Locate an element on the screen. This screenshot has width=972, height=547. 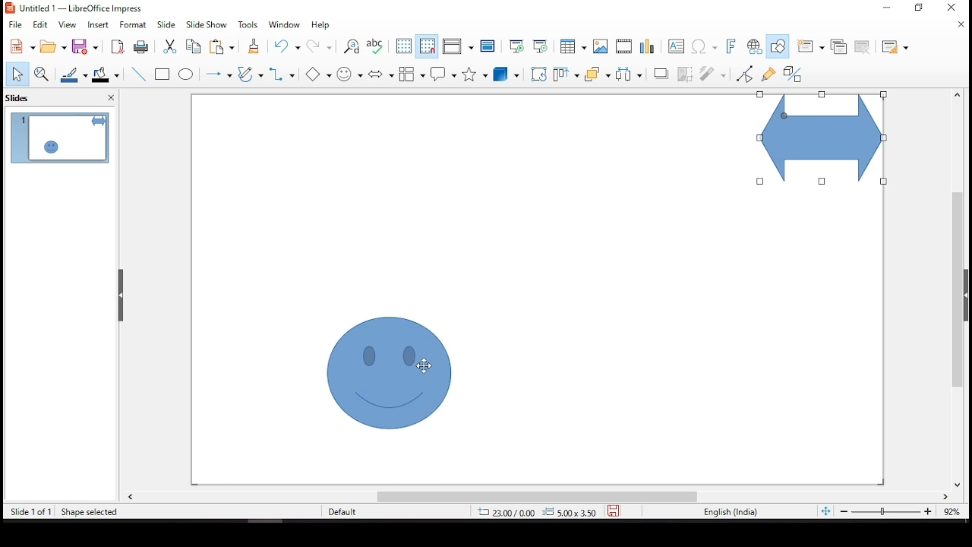
paste is located at coordinates (225, 46).